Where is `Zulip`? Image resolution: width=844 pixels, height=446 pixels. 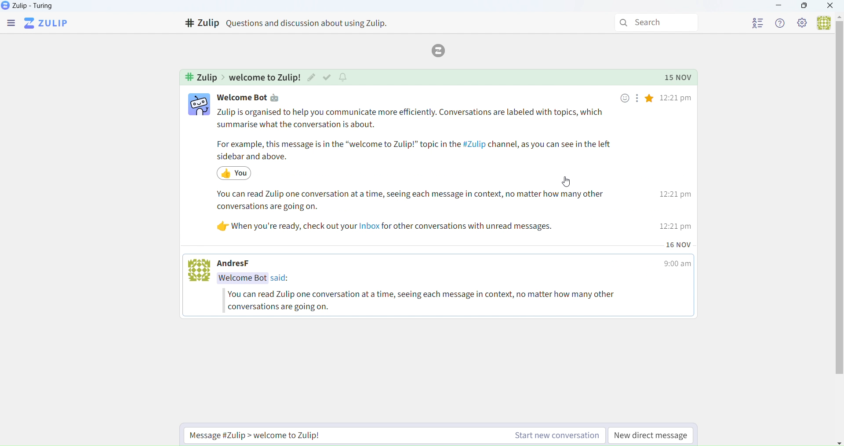 Zulip is located at coordinates (48, 22).